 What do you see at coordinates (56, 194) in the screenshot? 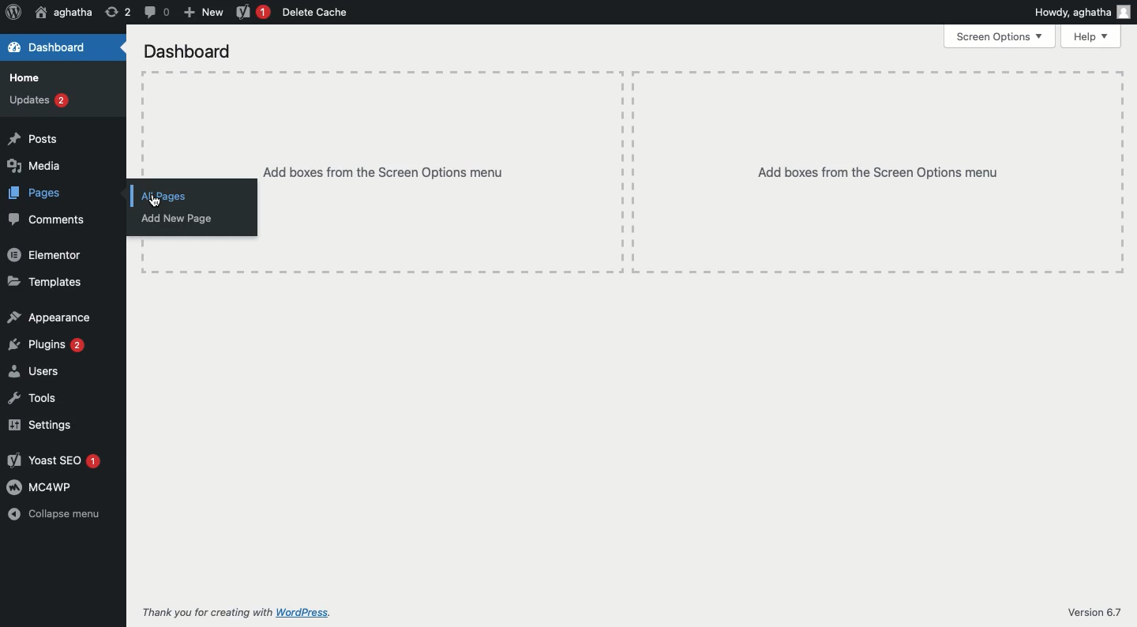
I see `Pages` at bounding box center [56, 194].